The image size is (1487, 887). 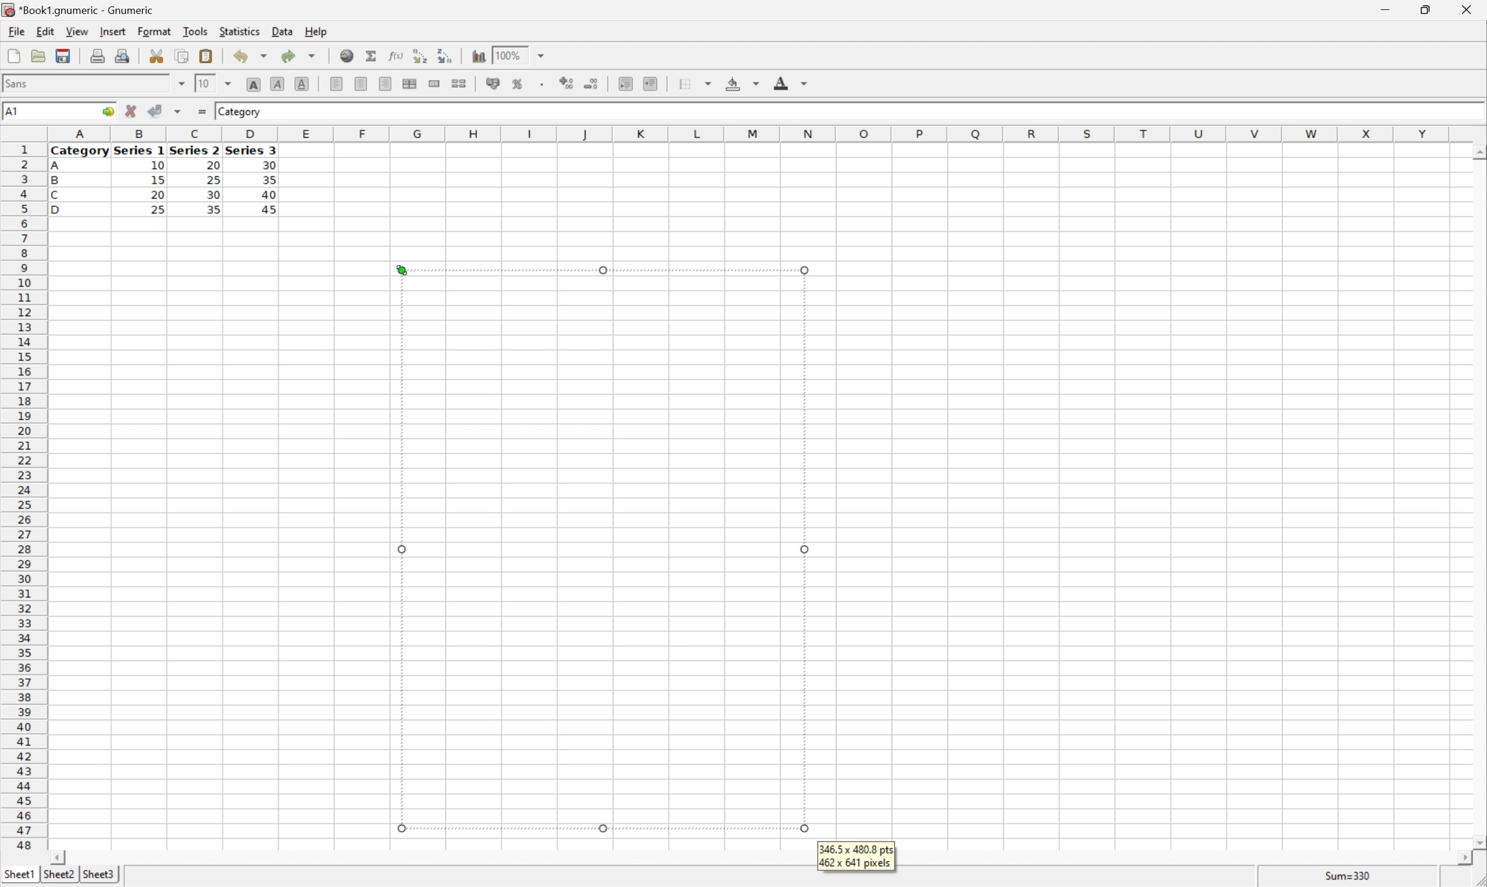 I want to click on Minimize, so click(x=1381, y=10).